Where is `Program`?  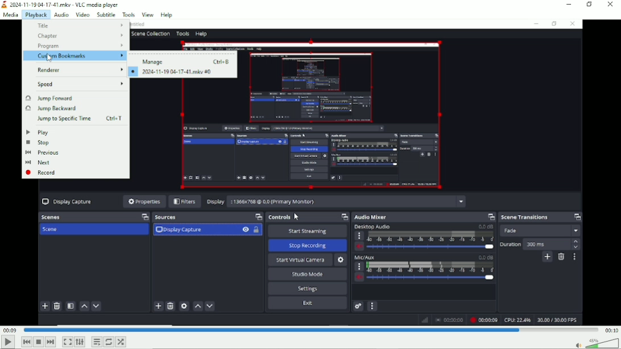 Program is located at coordinates (80, 46).